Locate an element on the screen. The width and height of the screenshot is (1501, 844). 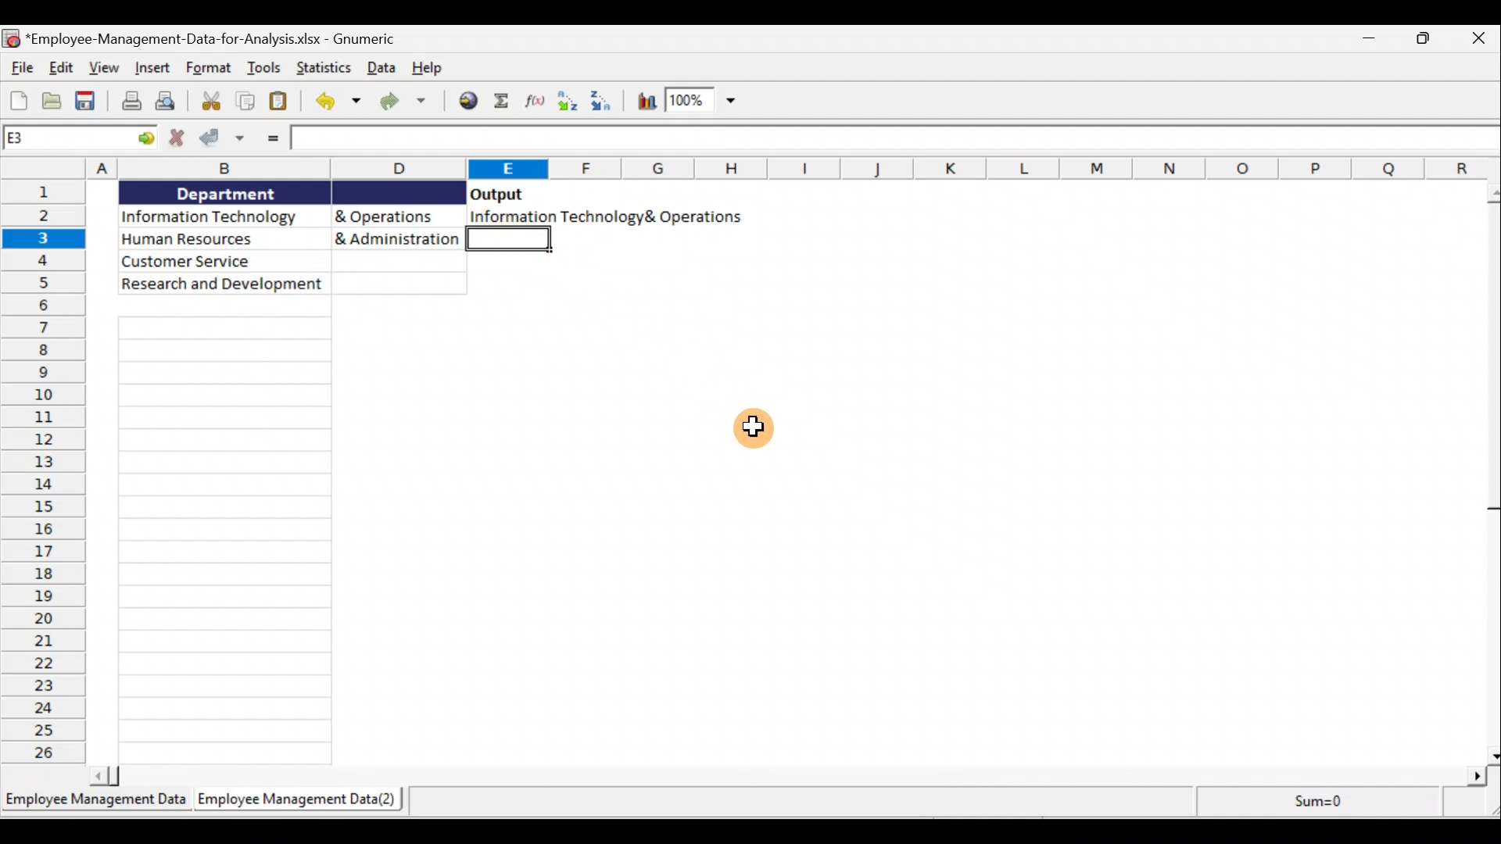
Copy the selection is located at coordinates (246, 102).